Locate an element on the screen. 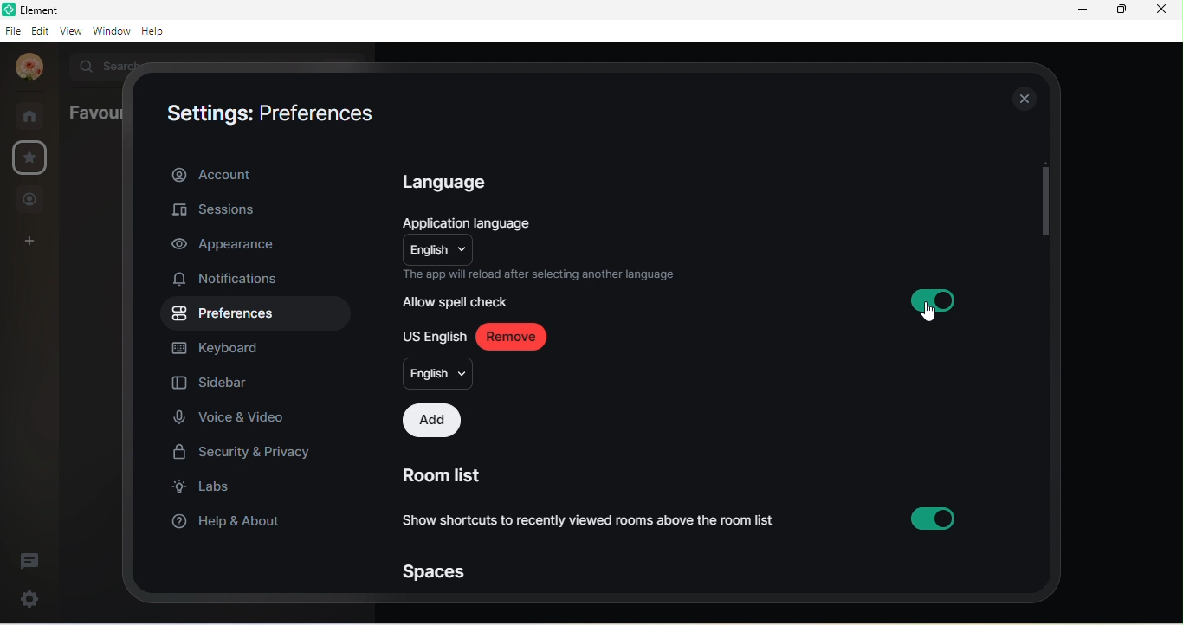 The image size is (1183, 625). maximize is located at coordinates (1122, 12).